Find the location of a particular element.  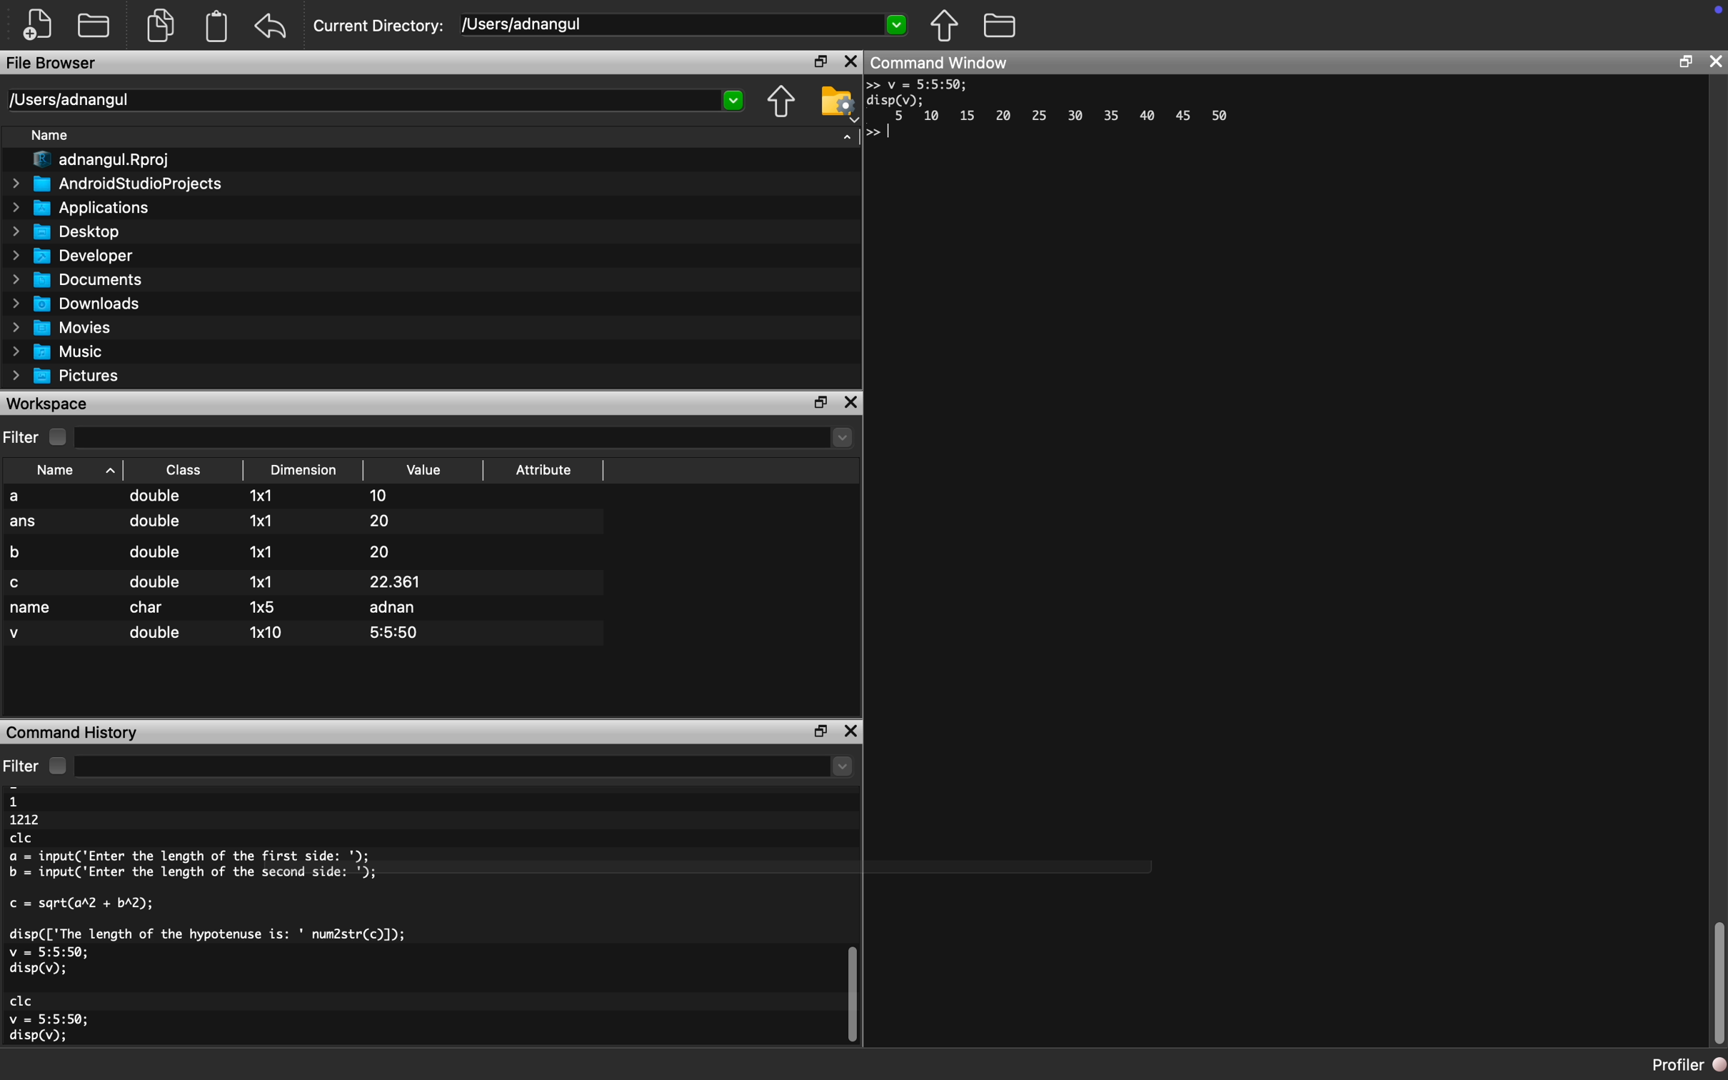

double is located at coordinates (158, 521).